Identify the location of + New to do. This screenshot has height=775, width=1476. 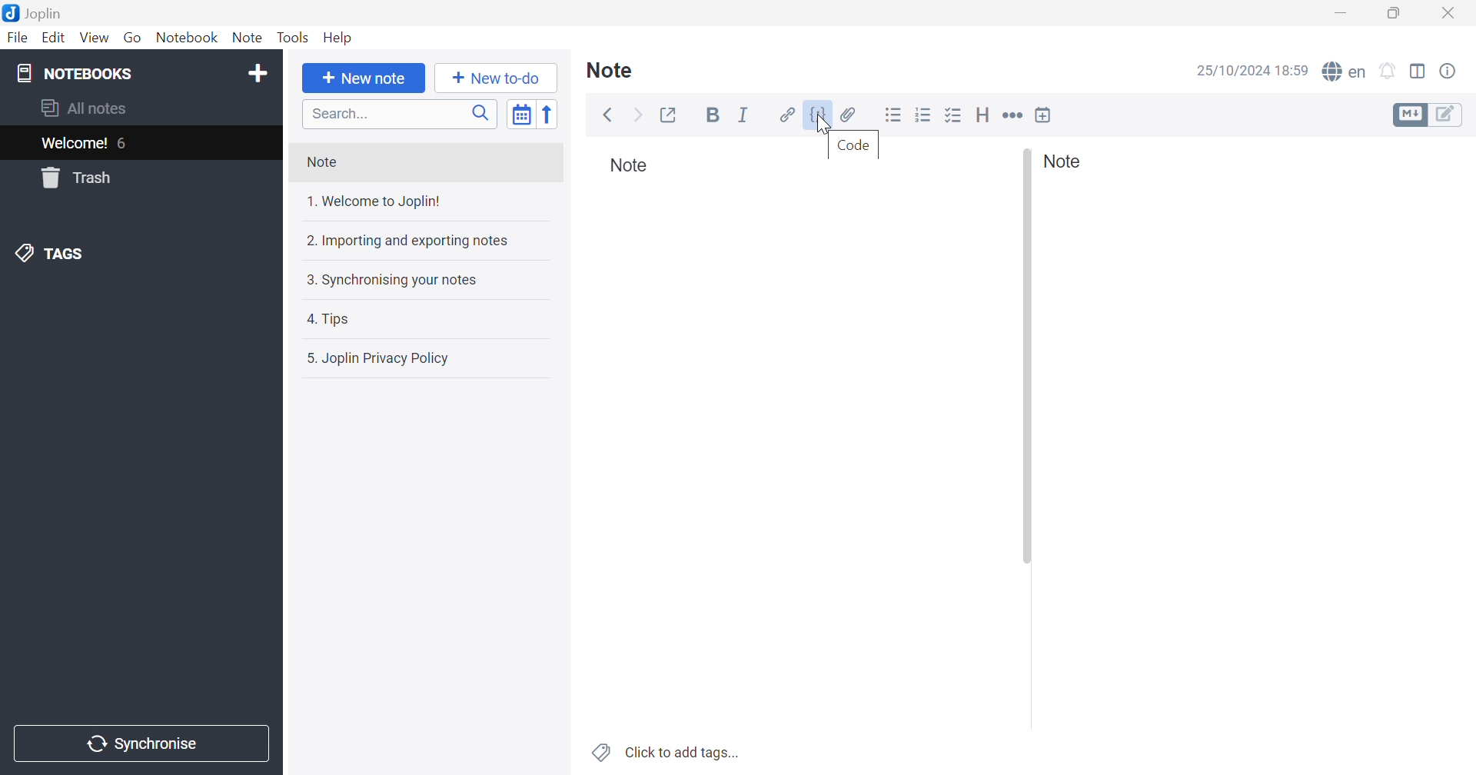
(495, 80).